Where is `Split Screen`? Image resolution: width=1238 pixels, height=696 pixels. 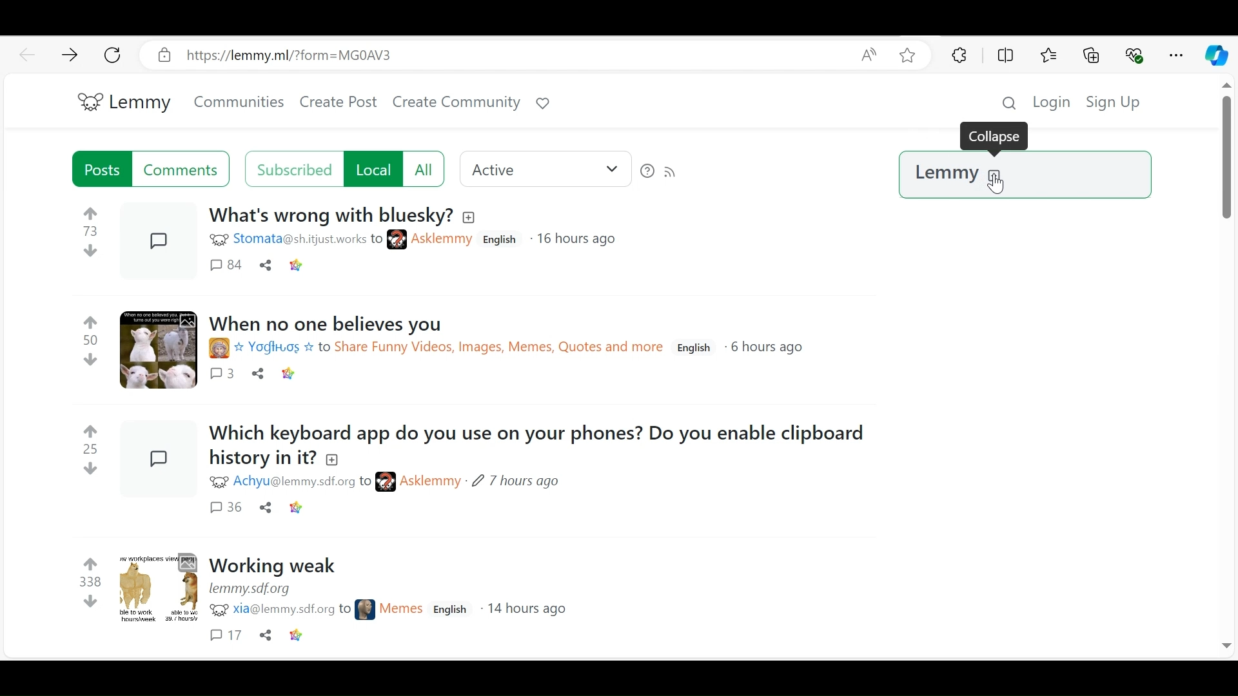
Split Screen is located at coordinates (1007, 54).